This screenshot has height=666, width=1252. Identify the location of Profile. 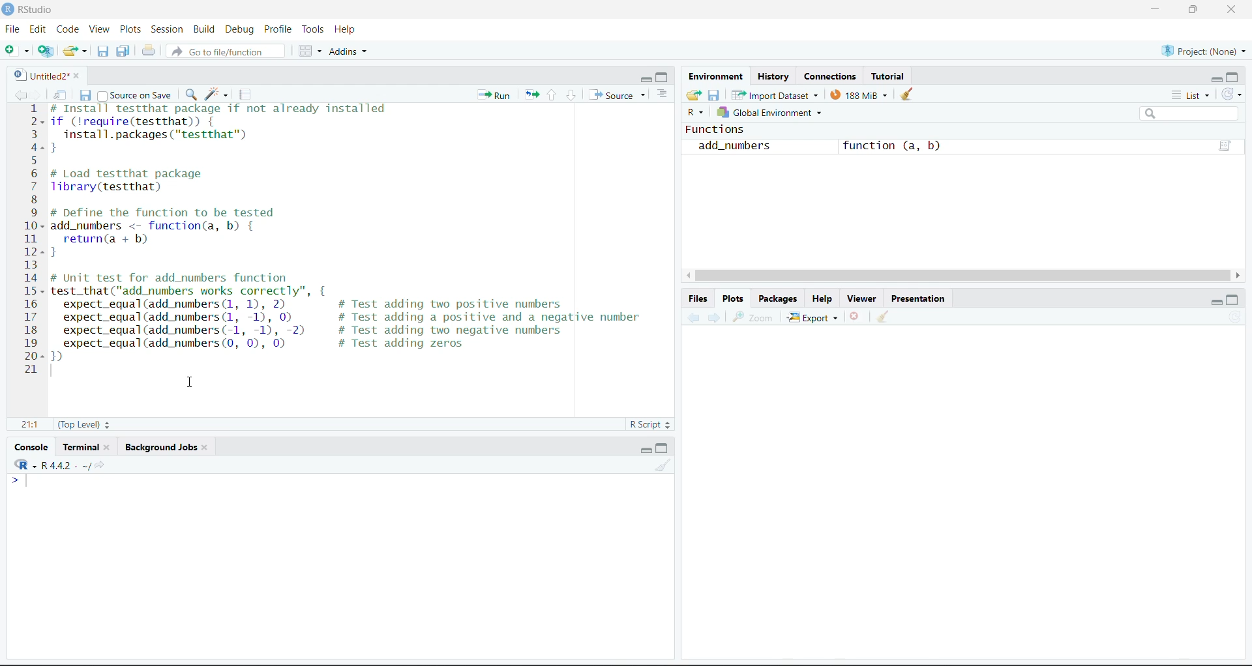
(280, 27).